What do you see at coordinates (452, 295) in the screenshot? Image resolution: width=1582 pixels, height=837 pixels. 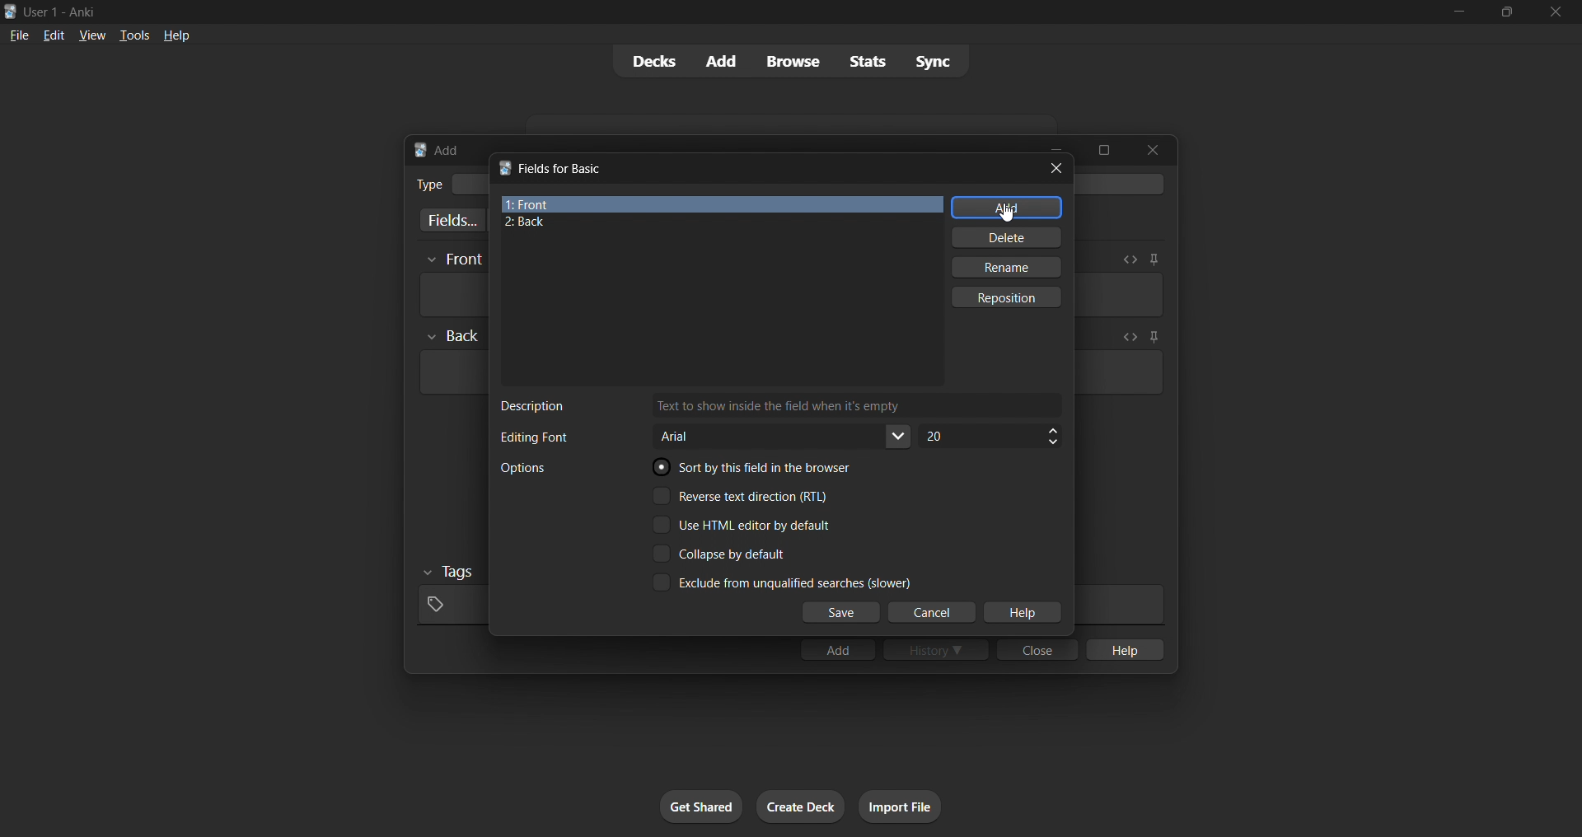 I see `card front input` at bounding box center [452, 295].